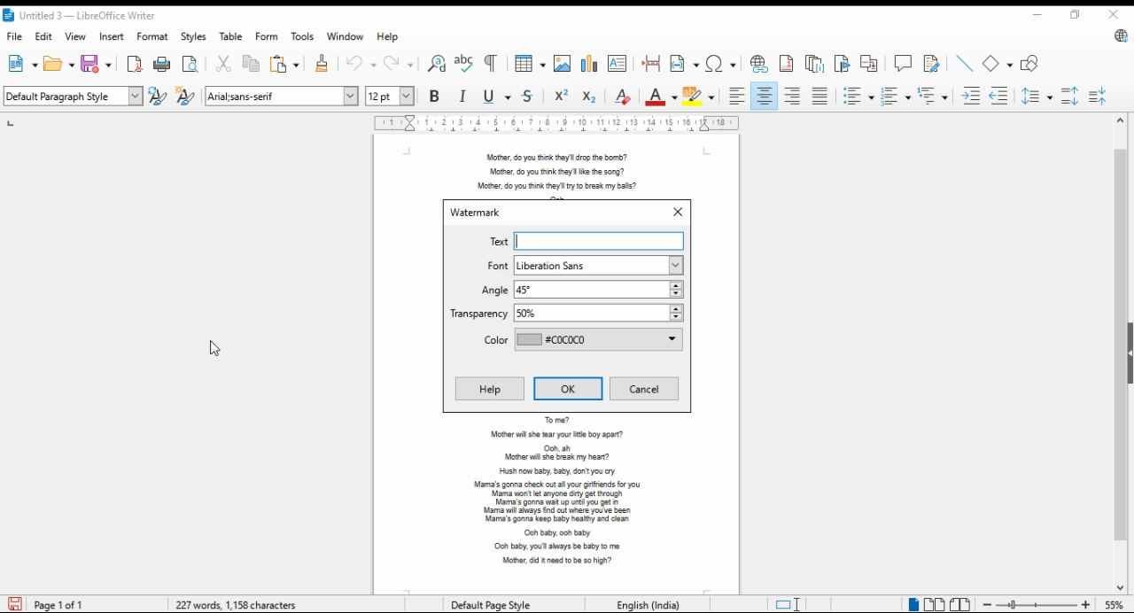 This screenshot has height=613, width=1134. I want to click on view, so click(78, 37).